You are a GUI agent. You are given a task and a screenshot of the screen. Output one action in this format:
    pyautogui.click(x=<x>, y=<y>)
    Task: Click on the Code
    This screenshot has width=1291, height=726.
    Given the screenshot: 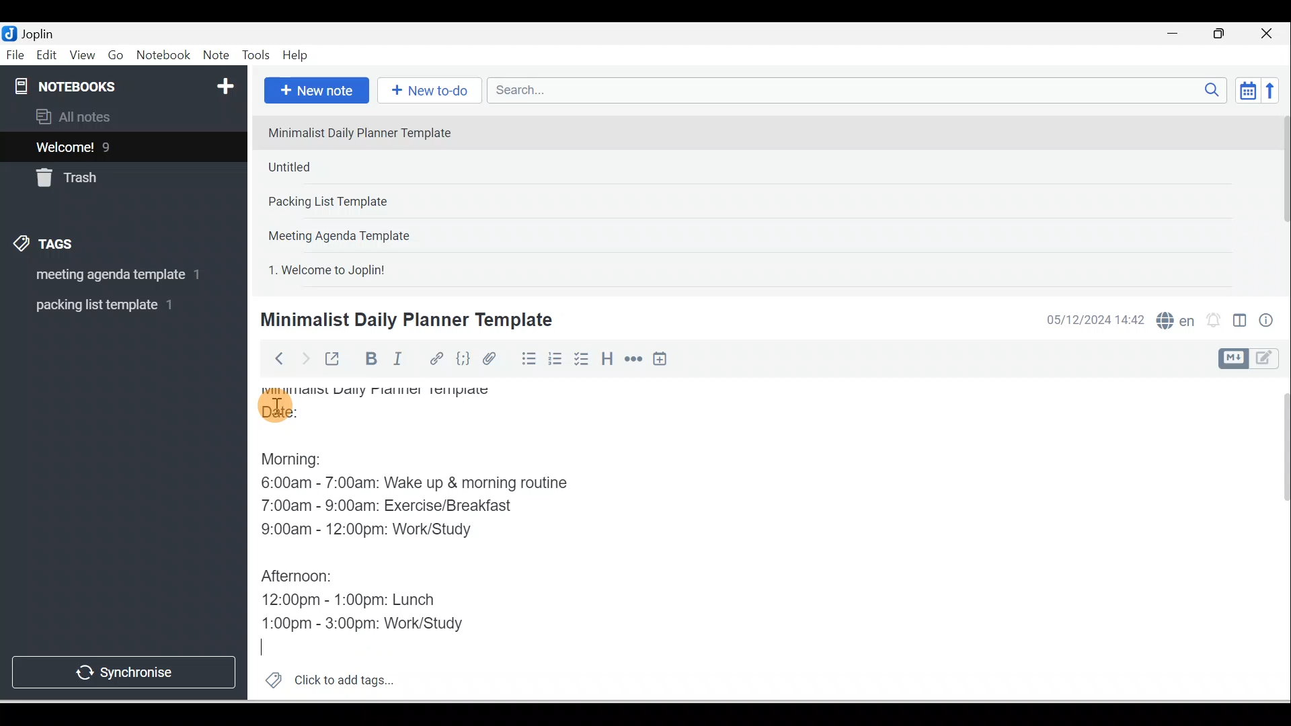 What is the action you would take?
    pyautogui.click(x=463, y=360)
    